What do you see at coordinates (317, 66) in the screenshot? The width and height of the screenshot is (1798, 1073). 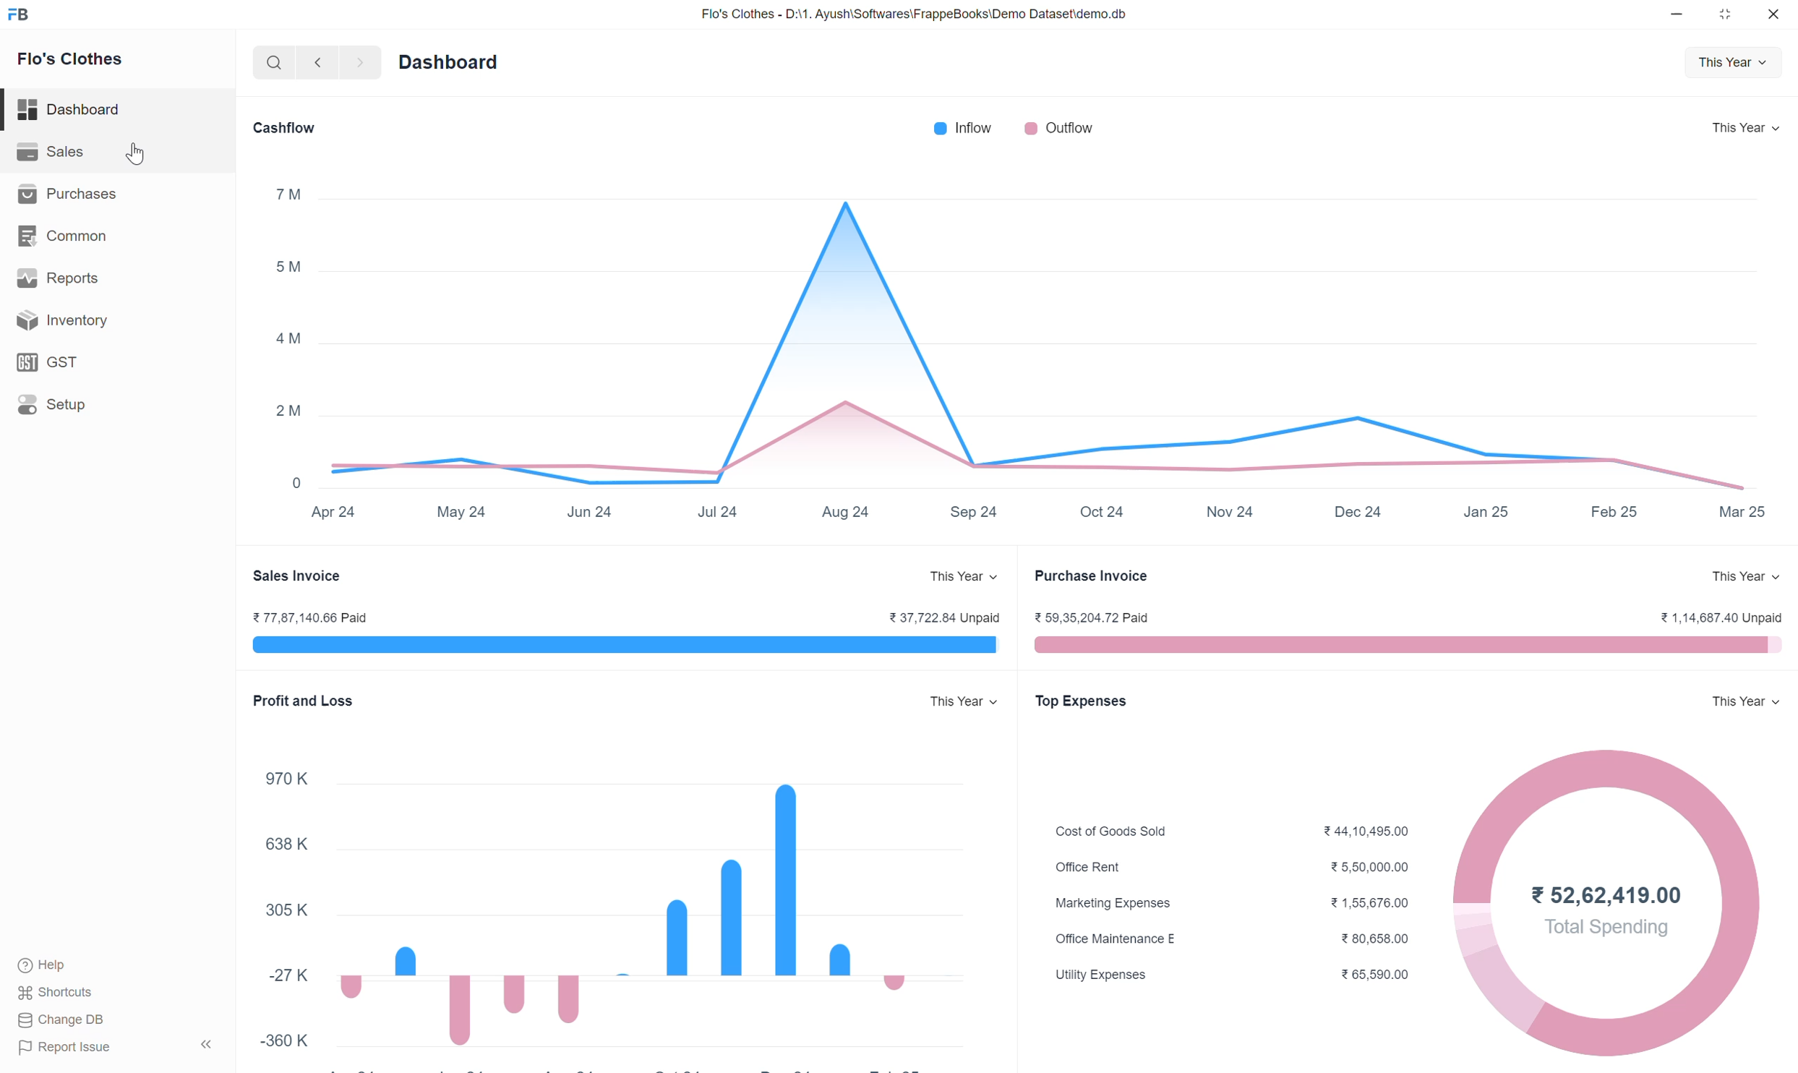 I see `go back ` at bounding box center [317, 66].